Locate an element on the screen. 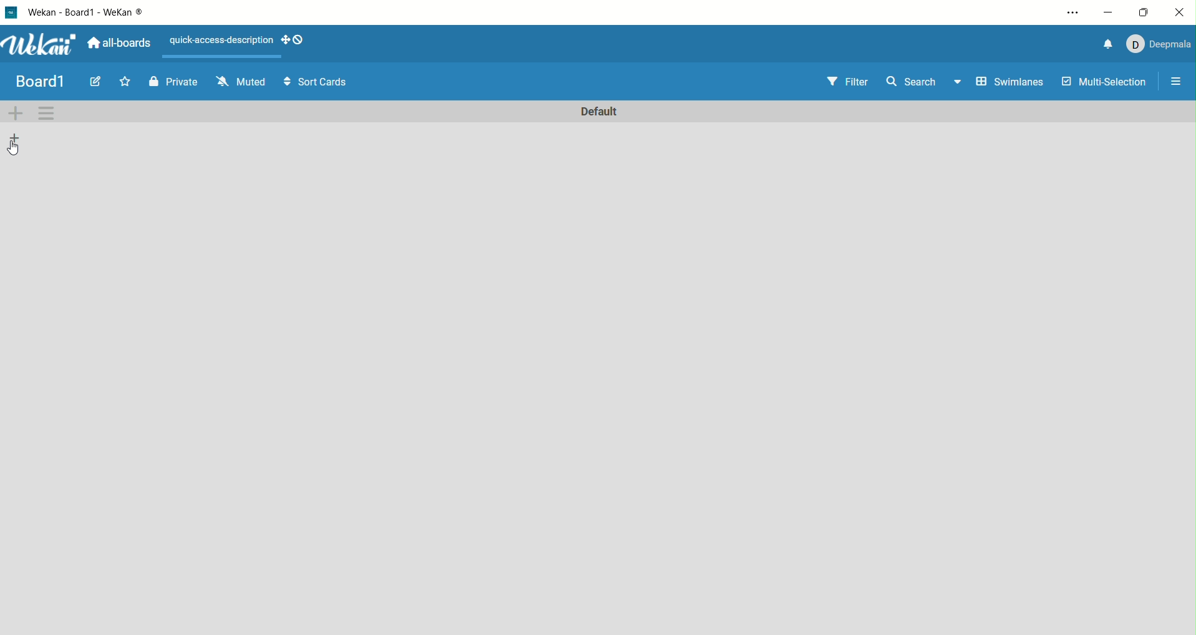 This screenshot has width=1196, height=635. favorite is located at coordinates (125, 80).